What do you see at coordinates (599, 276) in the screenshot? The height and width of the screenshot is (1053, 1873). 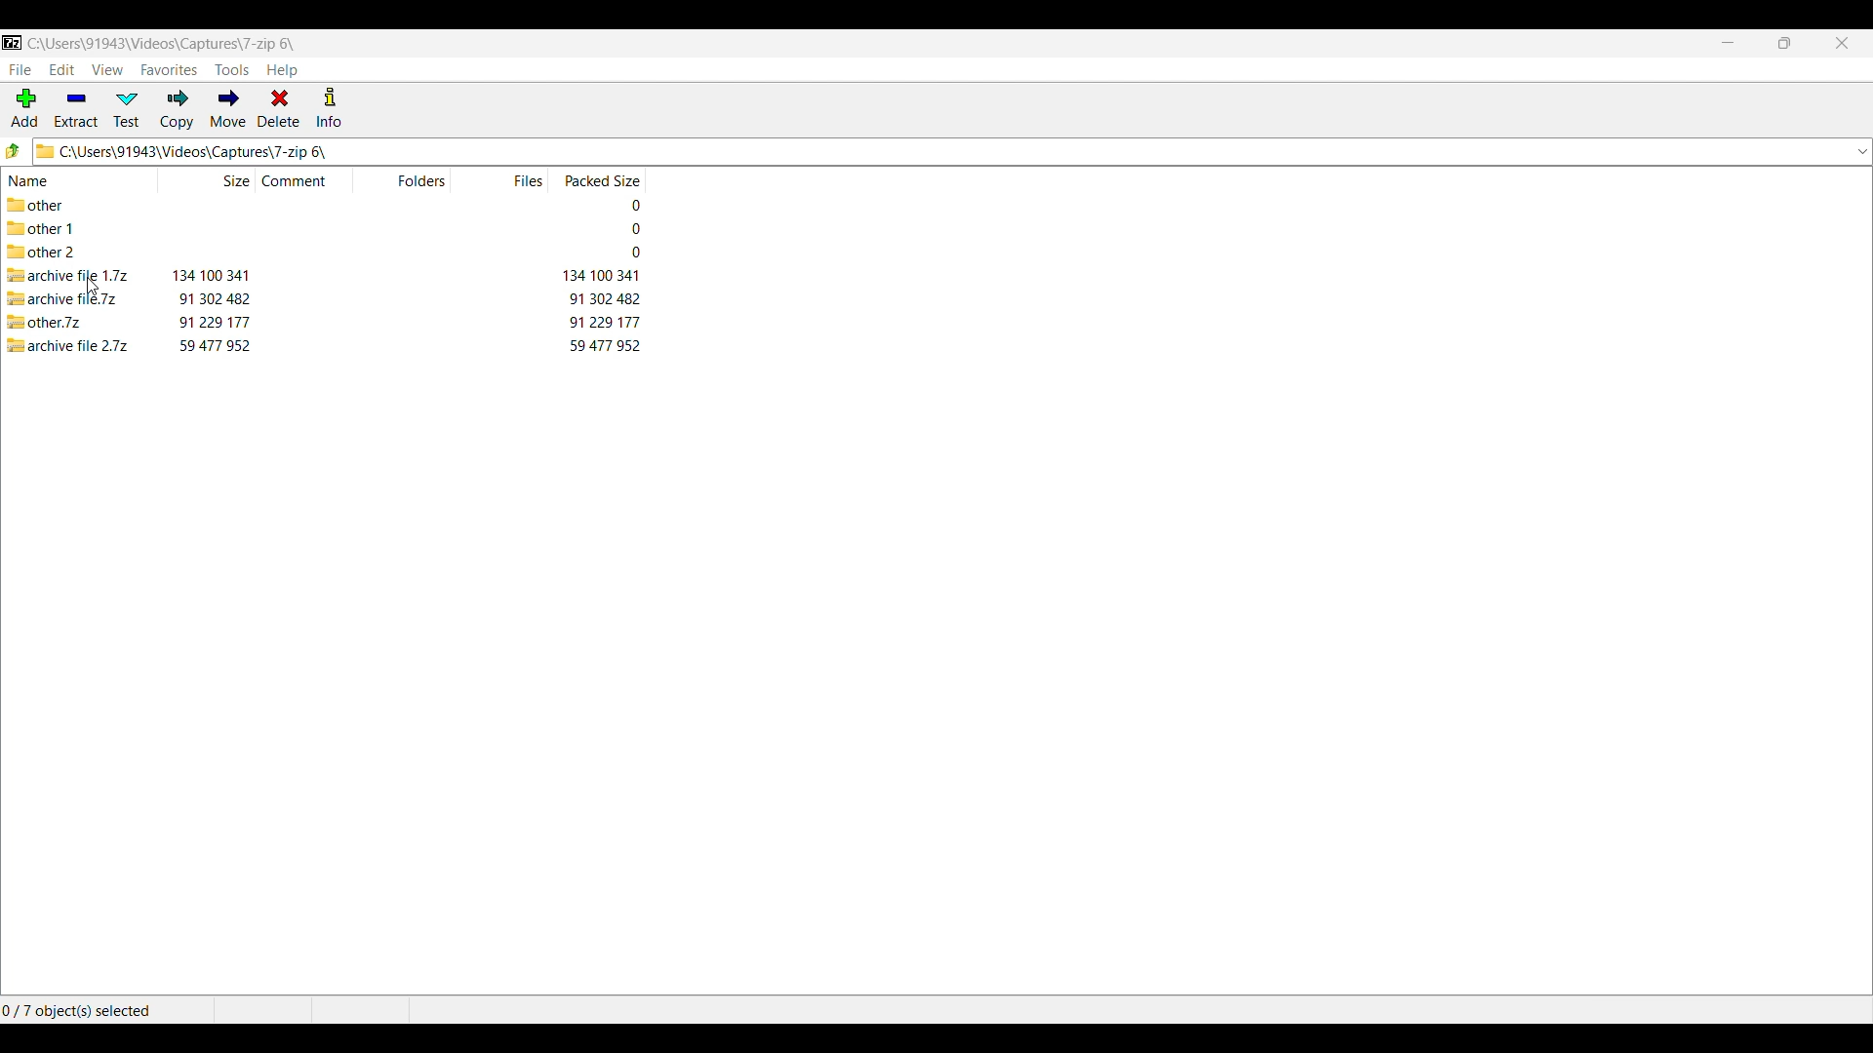 I see `packed size` at bounding box center [599, 276].